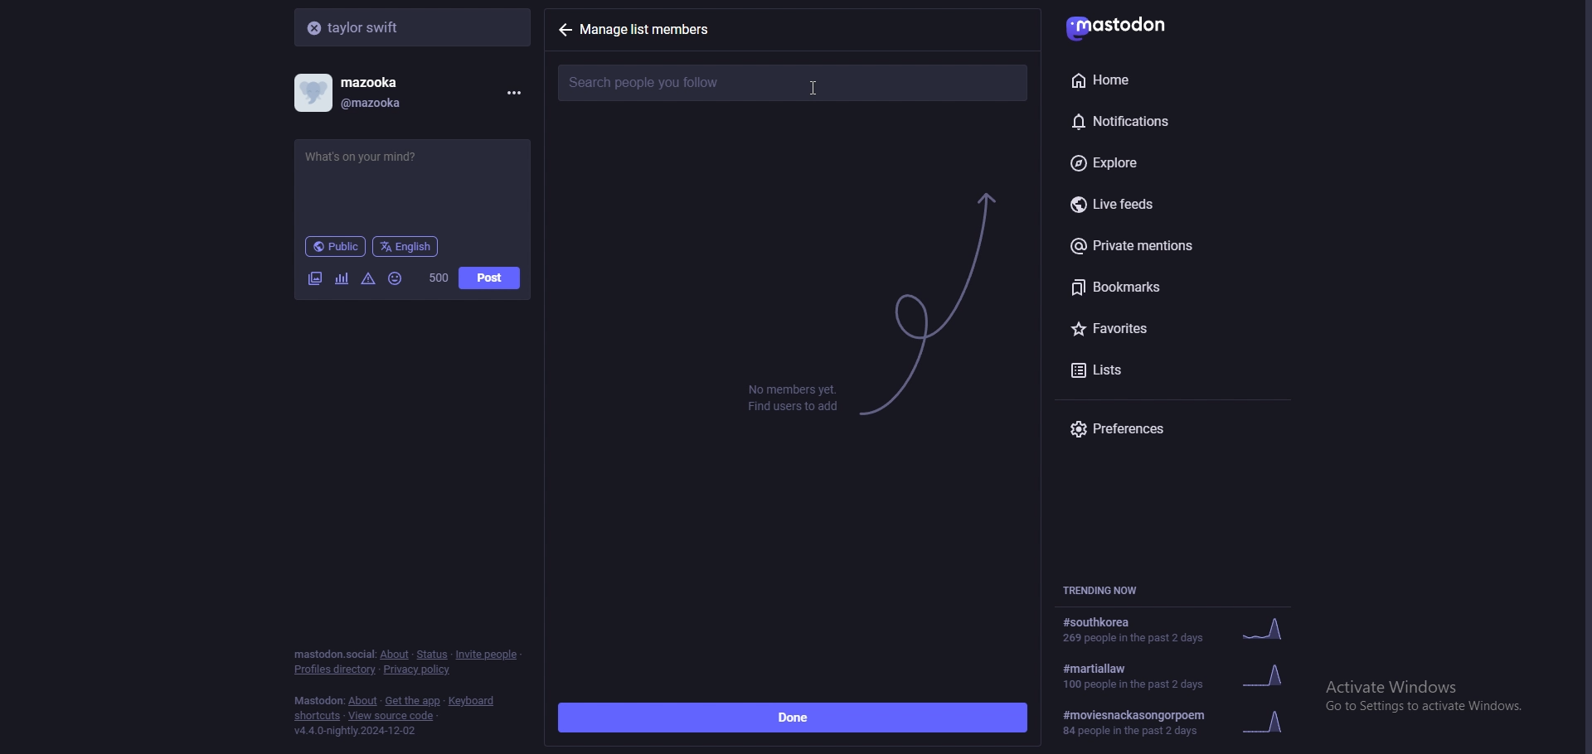 This screenshot has width=1592, height=754. I want to click on warning, so click(369, 278).